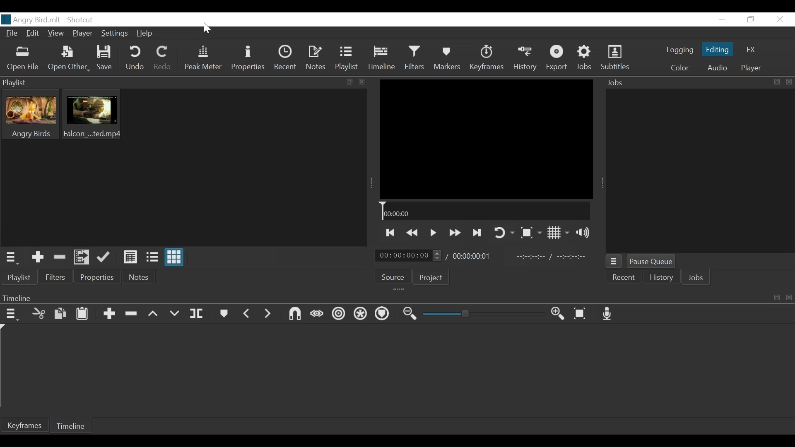 This screenshot has width=795, height=447. What do you see at coordinates (607, 314) in the screenshot?
I see `Record audio` at bounding box center [607, 314].